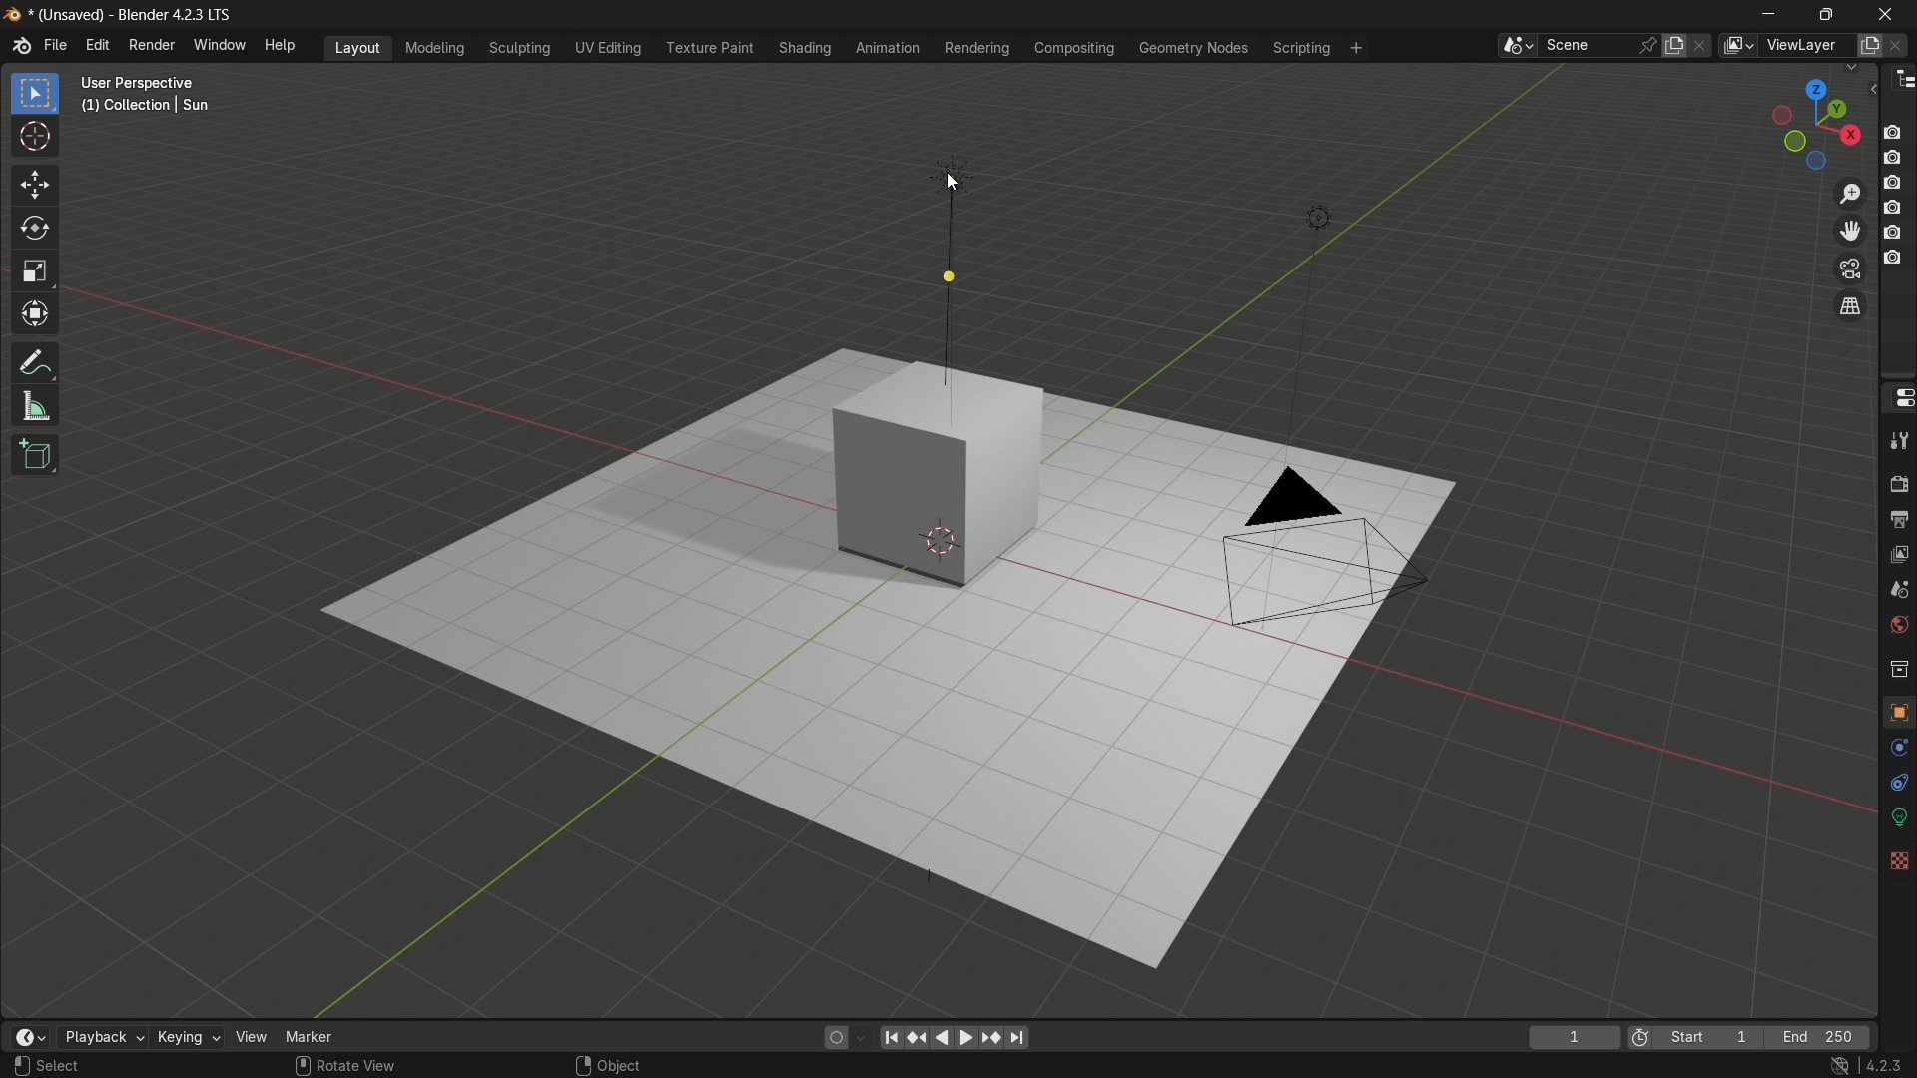  Describe the element at coordinates (1900, 626) in the screenshot. I see `world` at that location.